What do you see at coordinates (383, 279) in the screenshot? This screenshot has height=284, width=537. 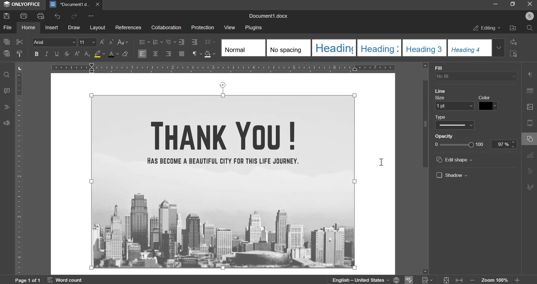 I see `language, spelling & numbers` at bounding box center [383, 279].